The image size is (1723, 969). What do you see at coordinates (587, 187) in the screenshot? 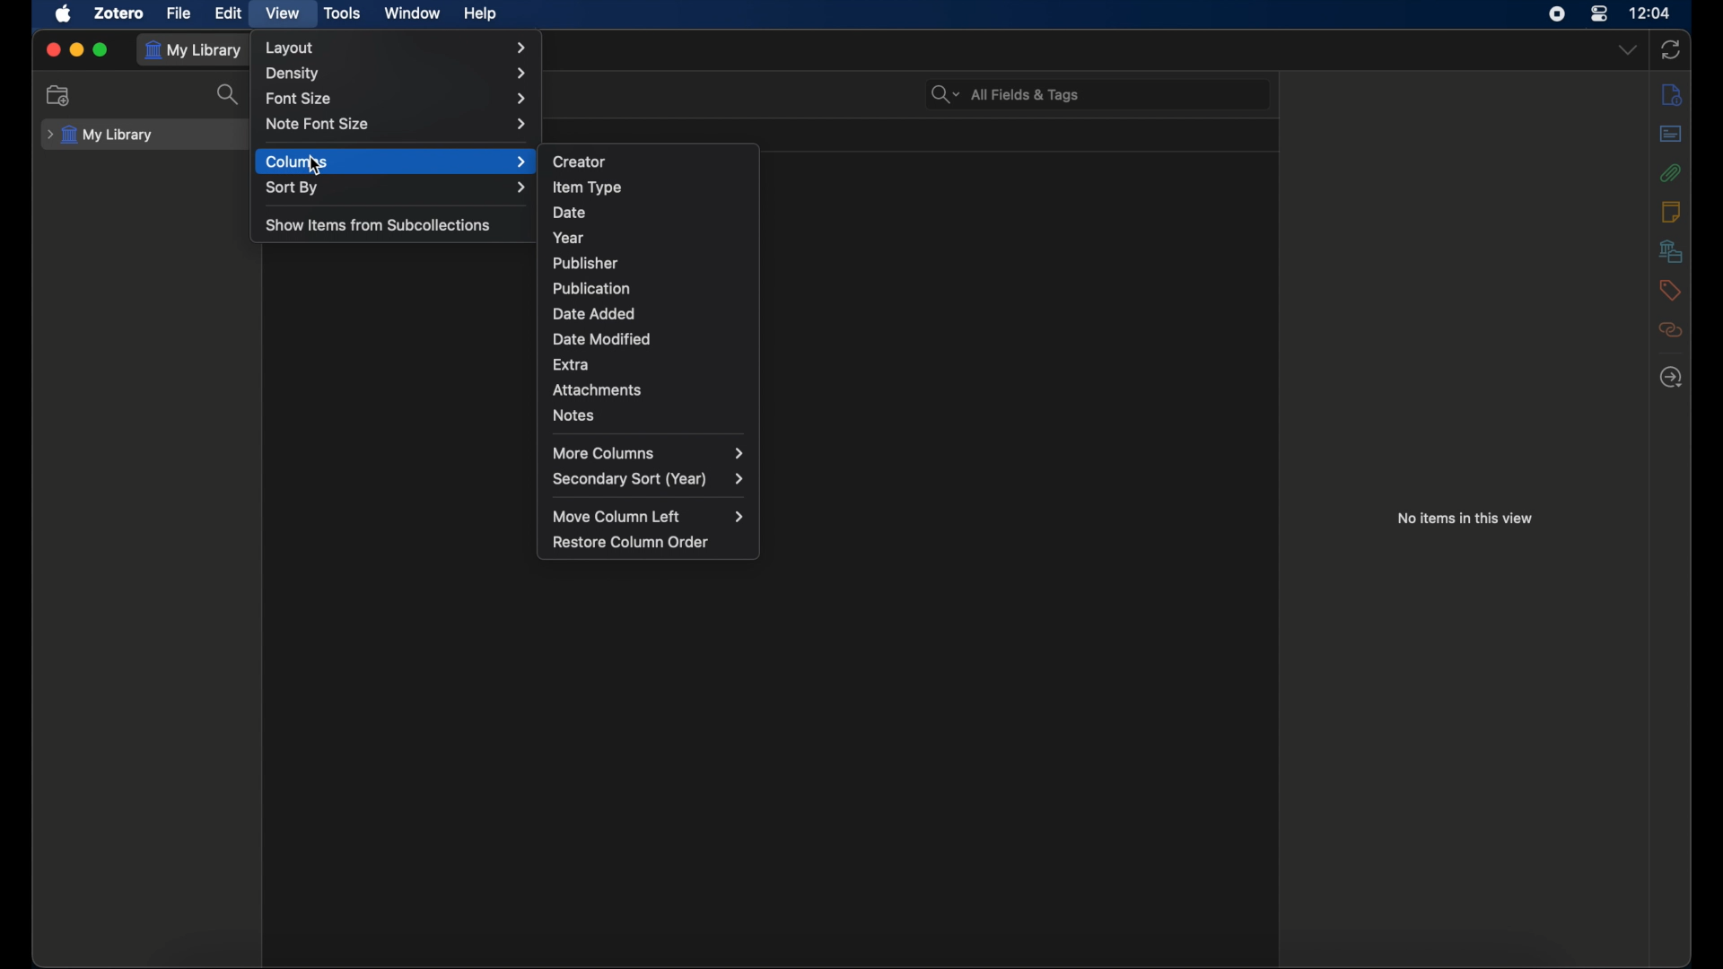
I see `item type` at bounding box center [587, 187].